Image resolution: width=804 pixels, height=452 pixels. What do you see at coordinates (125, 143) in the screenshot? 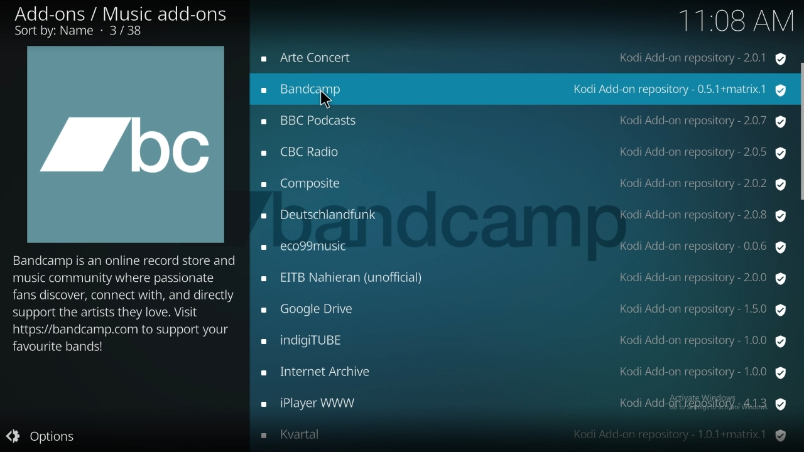
I see `add on photo` at bounding box center [125, 143].